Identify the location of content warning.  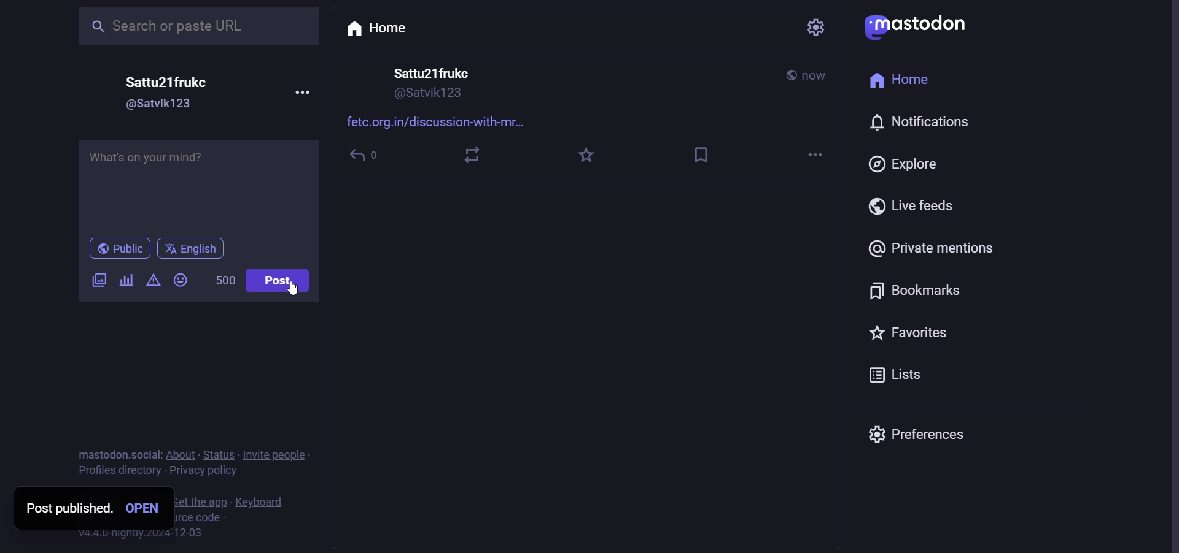
(152, 281).